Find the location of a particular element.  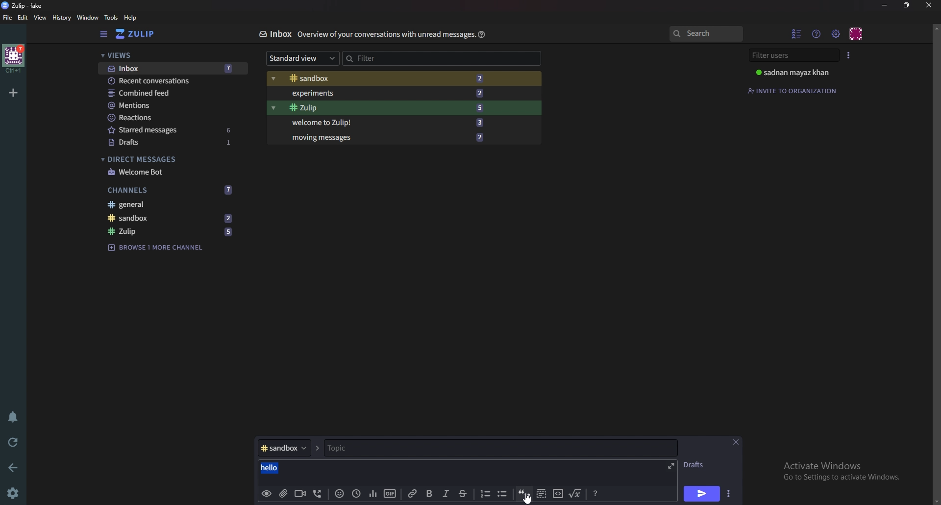

sidebar is located at coordinates (104, 34).